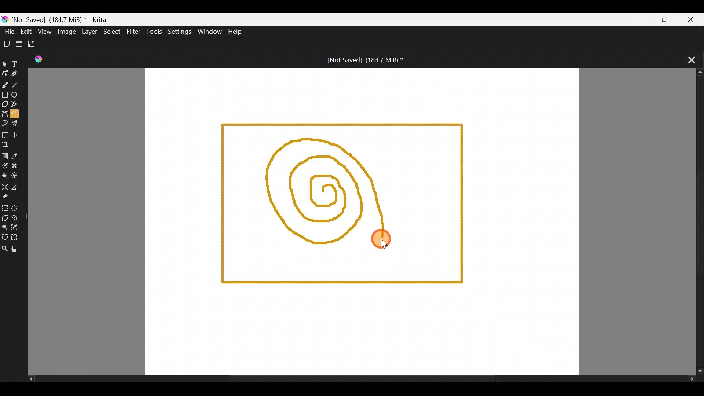 The image size is (704, 396). I want to click on Reference images tool, so click(8, 197).